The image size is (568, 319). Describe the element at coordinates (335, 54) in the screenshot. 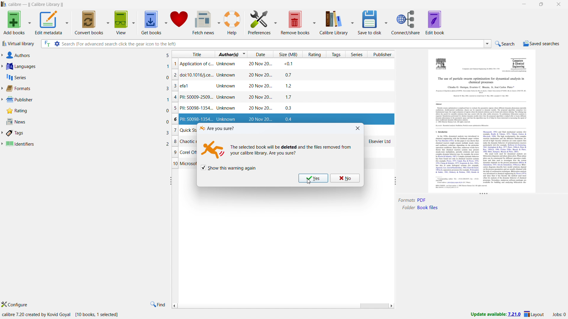

I see `sort by tags` at that location.